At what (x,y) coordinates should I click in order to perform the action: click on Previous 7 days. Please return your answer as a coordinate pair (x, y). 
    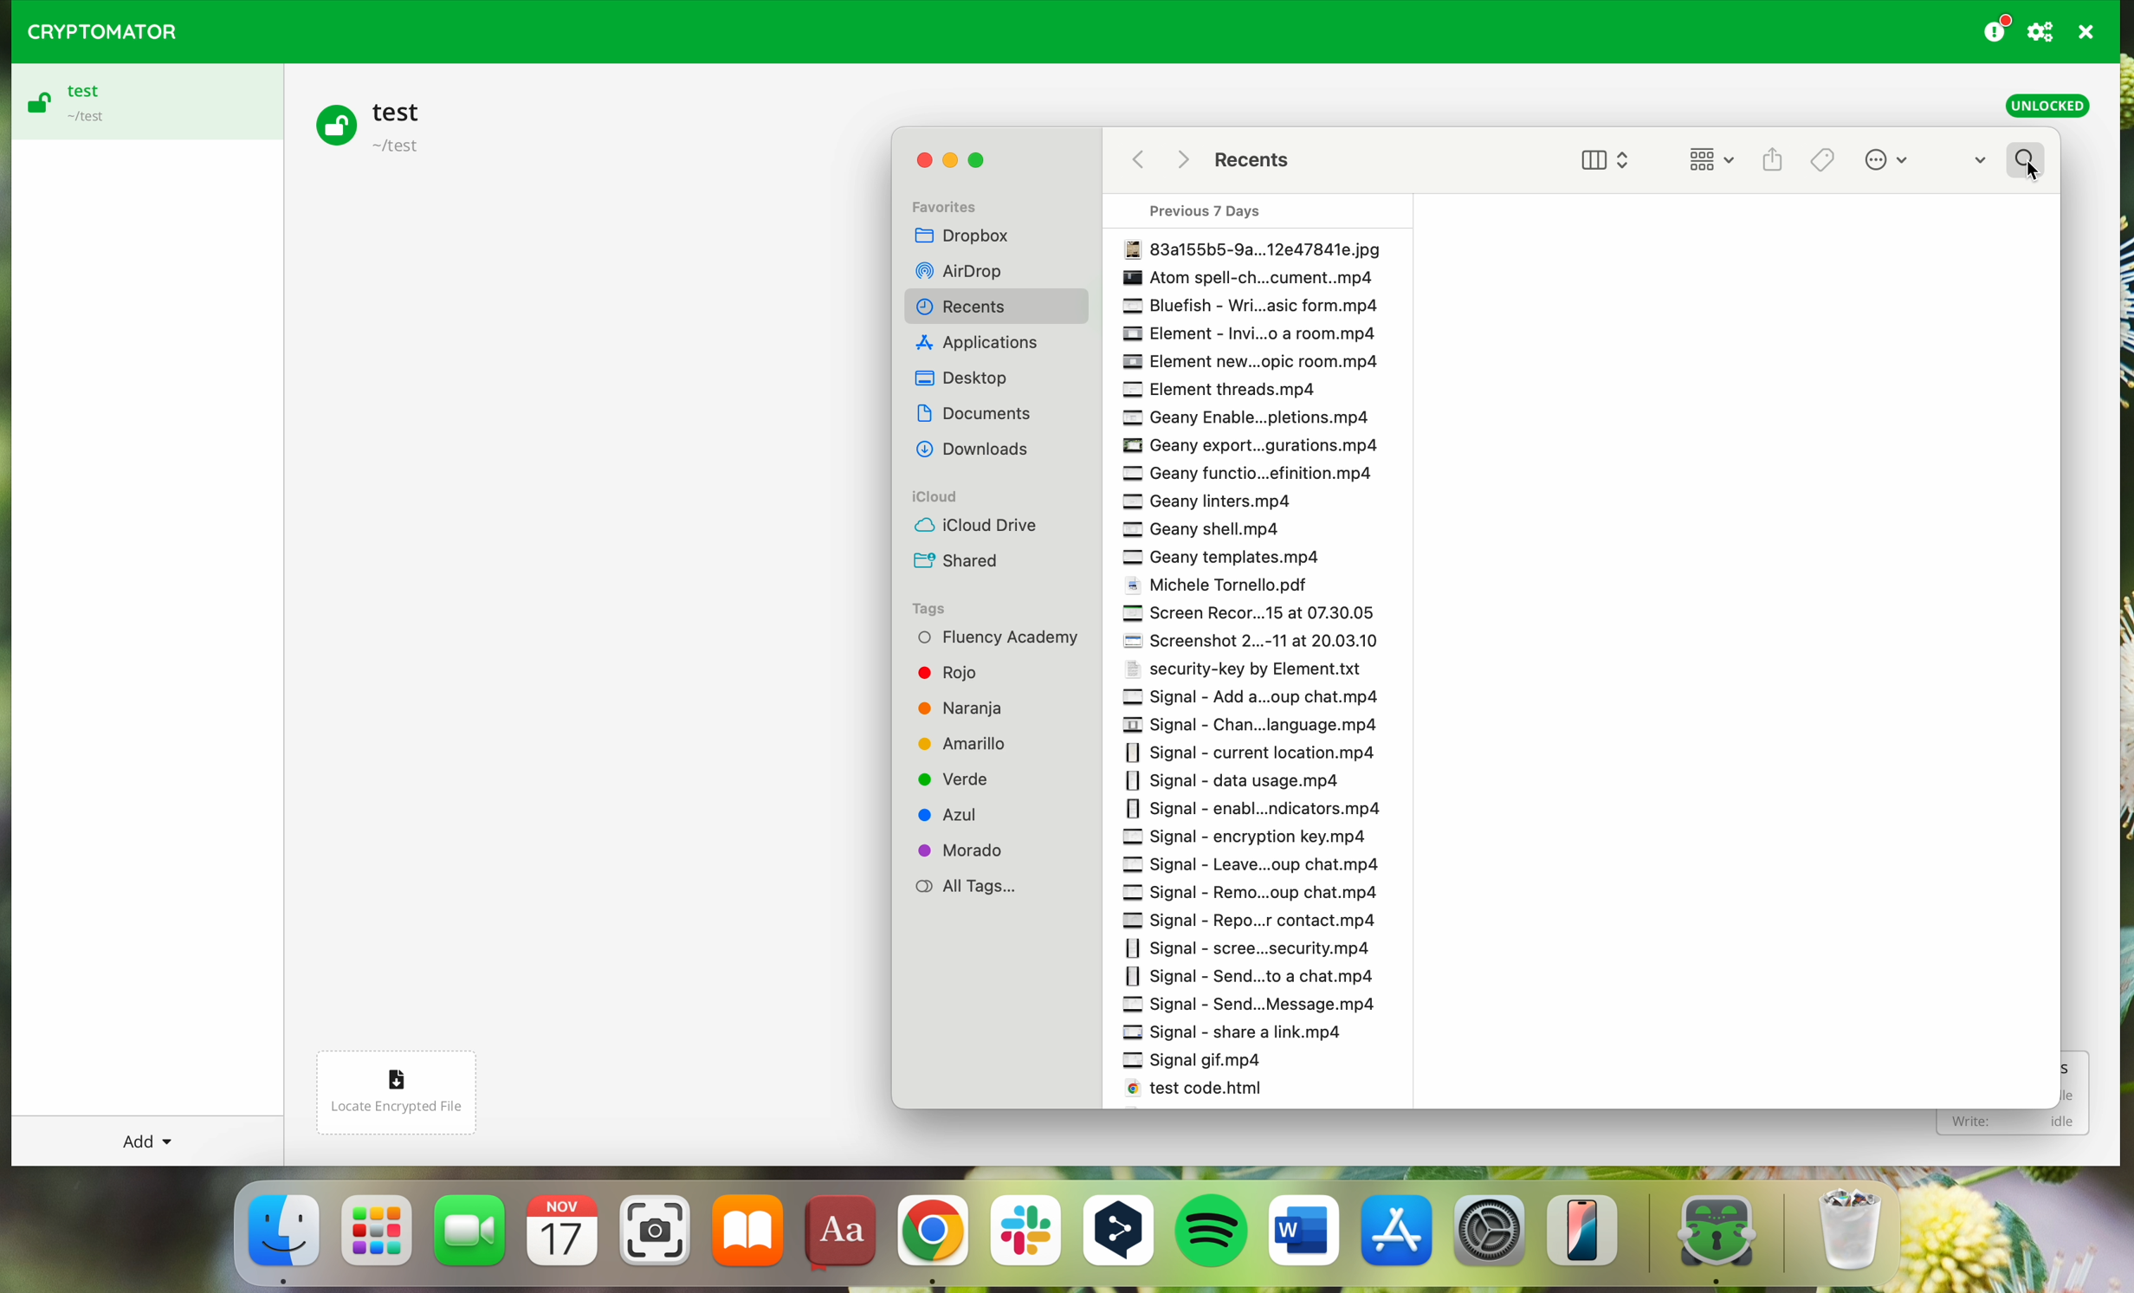
    Looking at the image, I should click on (1215, 209).